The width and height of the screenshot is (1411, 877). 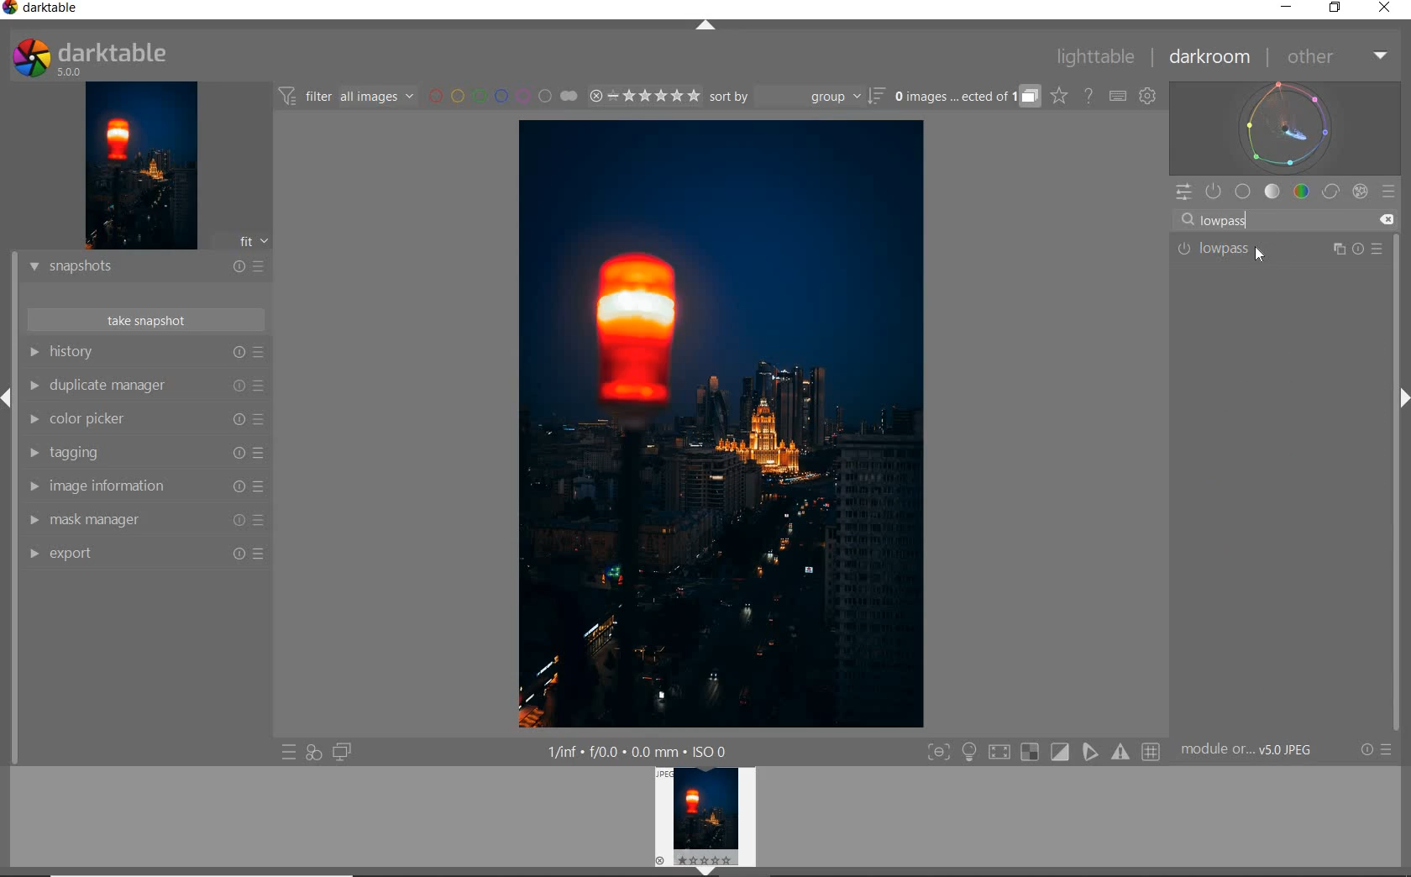 What do you see at coordinates (312, 753) in the screenshot?
I see `QUICK ACCESS FOR APPLYING ANY OF YOUR STYLES` at bounding box center [312, 753].